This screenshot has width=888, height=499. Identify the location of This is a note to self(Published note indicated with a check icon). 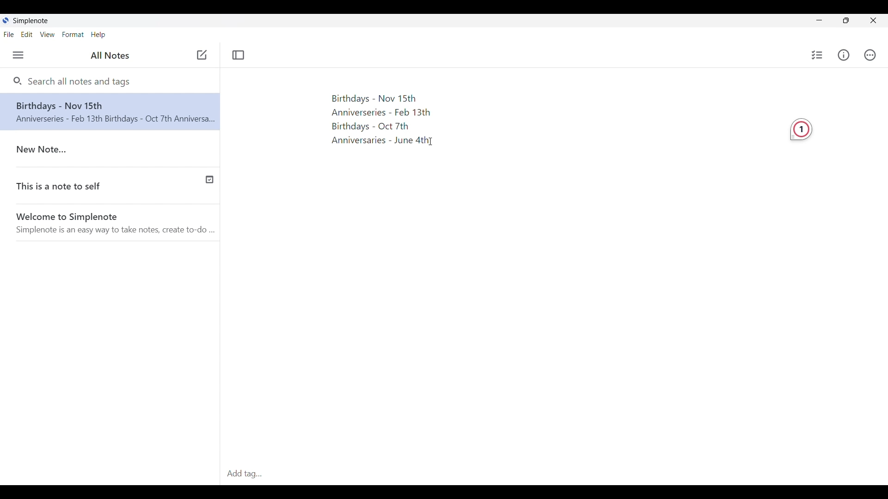
(111, 187).